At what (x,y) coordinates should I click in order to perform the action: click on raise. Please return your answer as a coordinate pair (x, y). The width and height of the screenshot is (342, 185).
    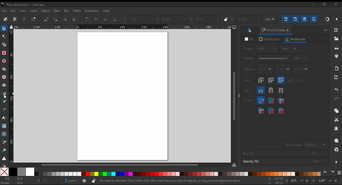
    Looking at the image, I should click on (96, 19).